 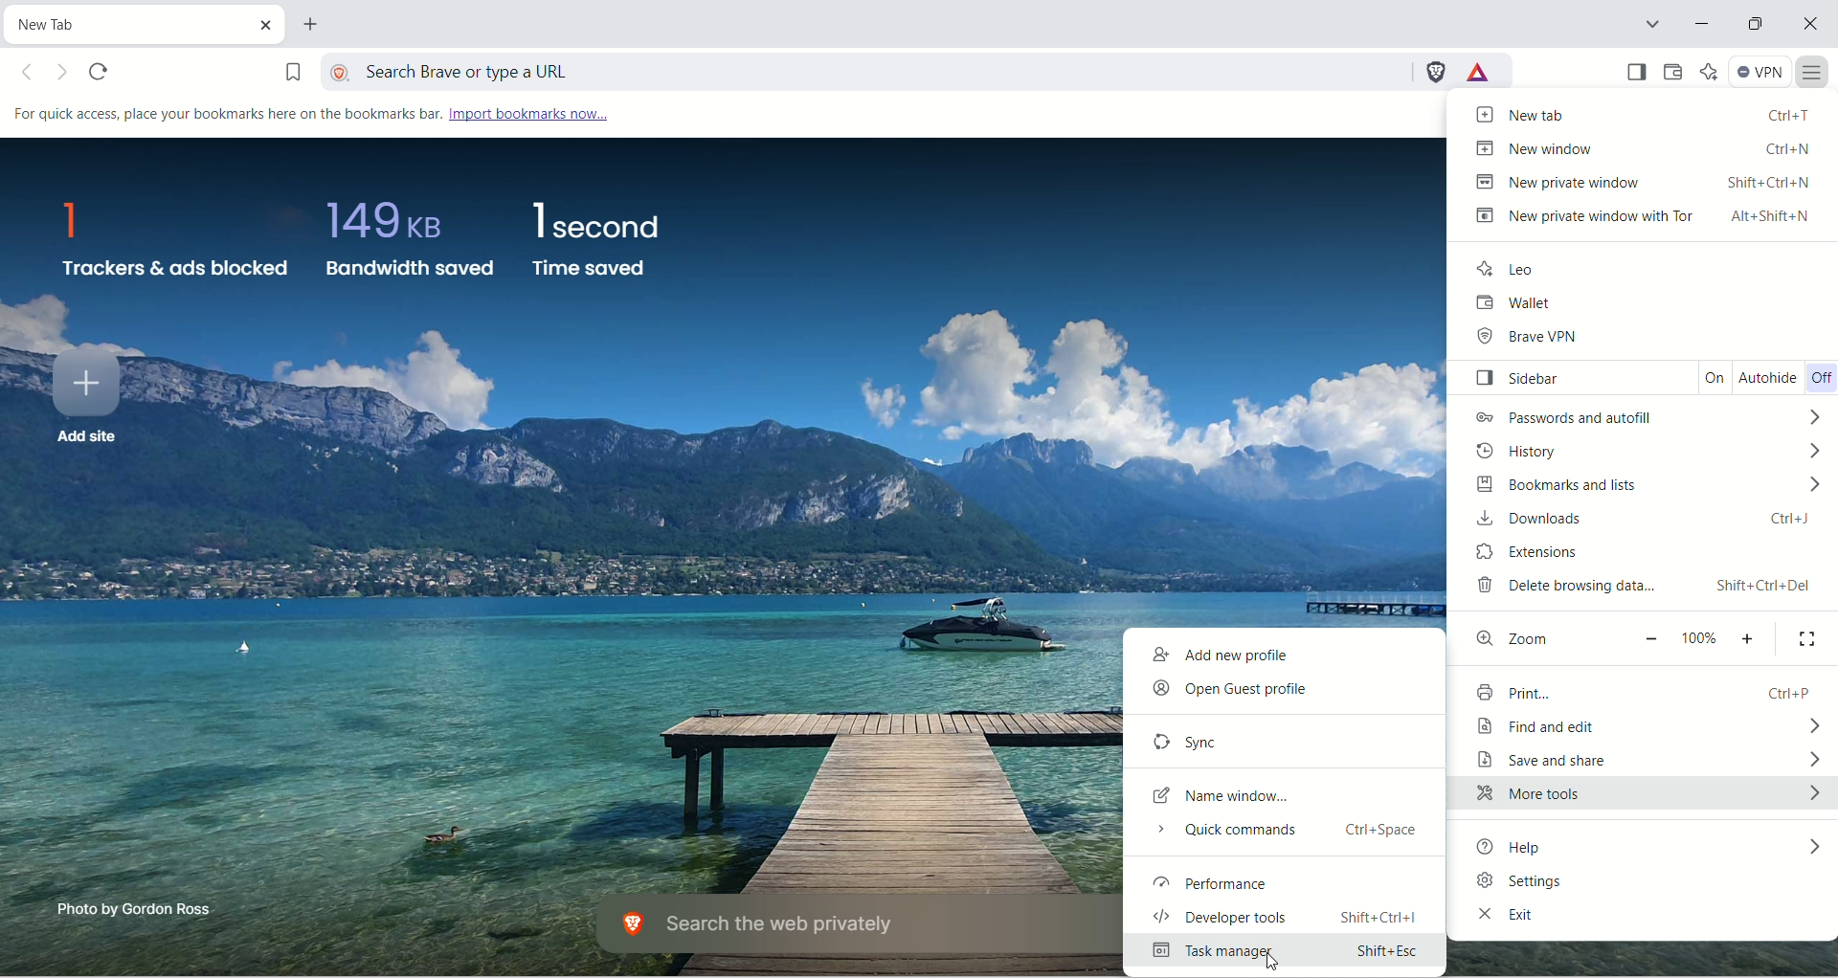 I want to click on maximize, so click(x=1756, y=22).